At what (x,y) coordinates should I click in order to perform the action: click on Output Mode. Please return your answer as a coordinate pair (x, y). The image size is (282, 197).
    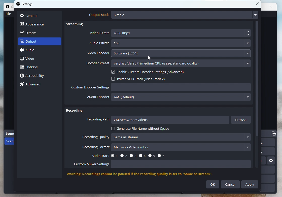
    Looking at the image, I should click on (172, 15).